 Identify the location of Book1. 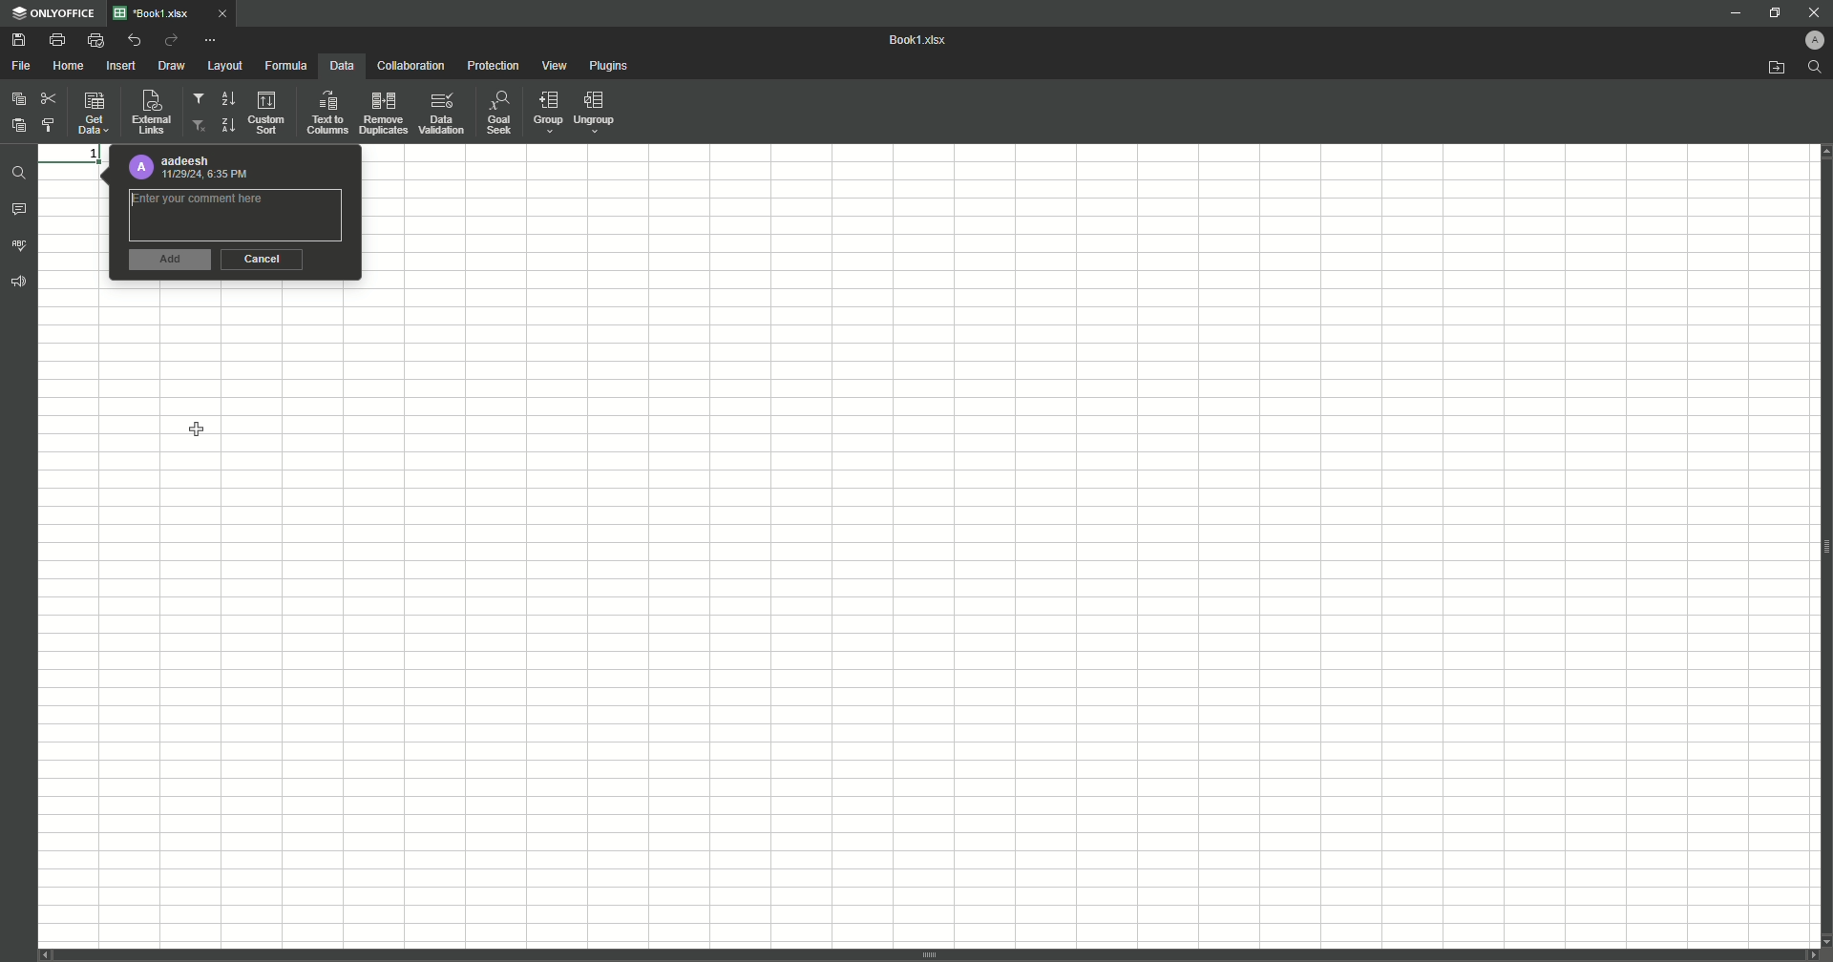
(923, 41).